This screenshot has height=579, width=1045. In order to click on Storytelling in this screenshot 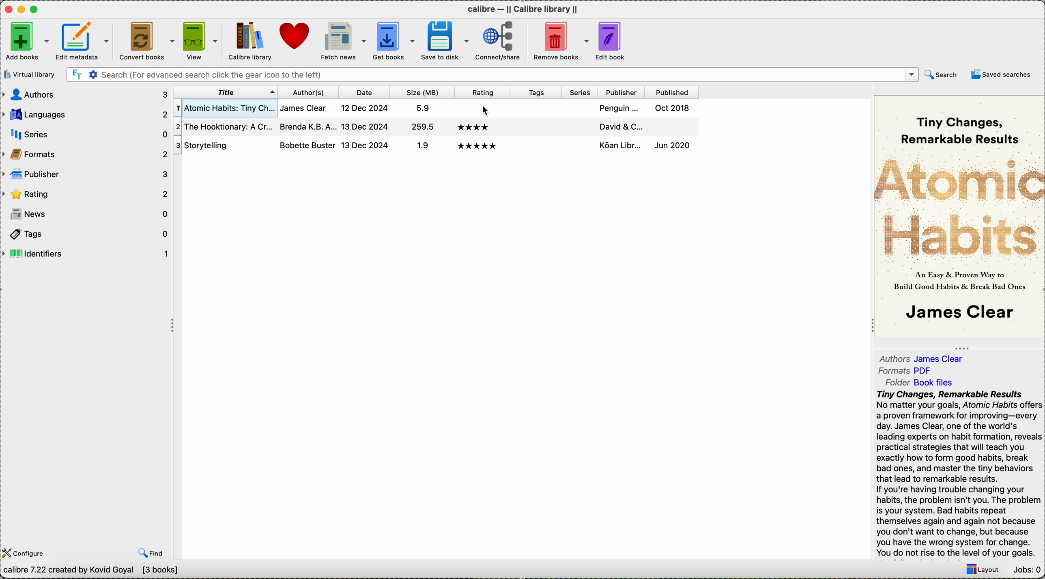, I will do `click(223, 145)`.